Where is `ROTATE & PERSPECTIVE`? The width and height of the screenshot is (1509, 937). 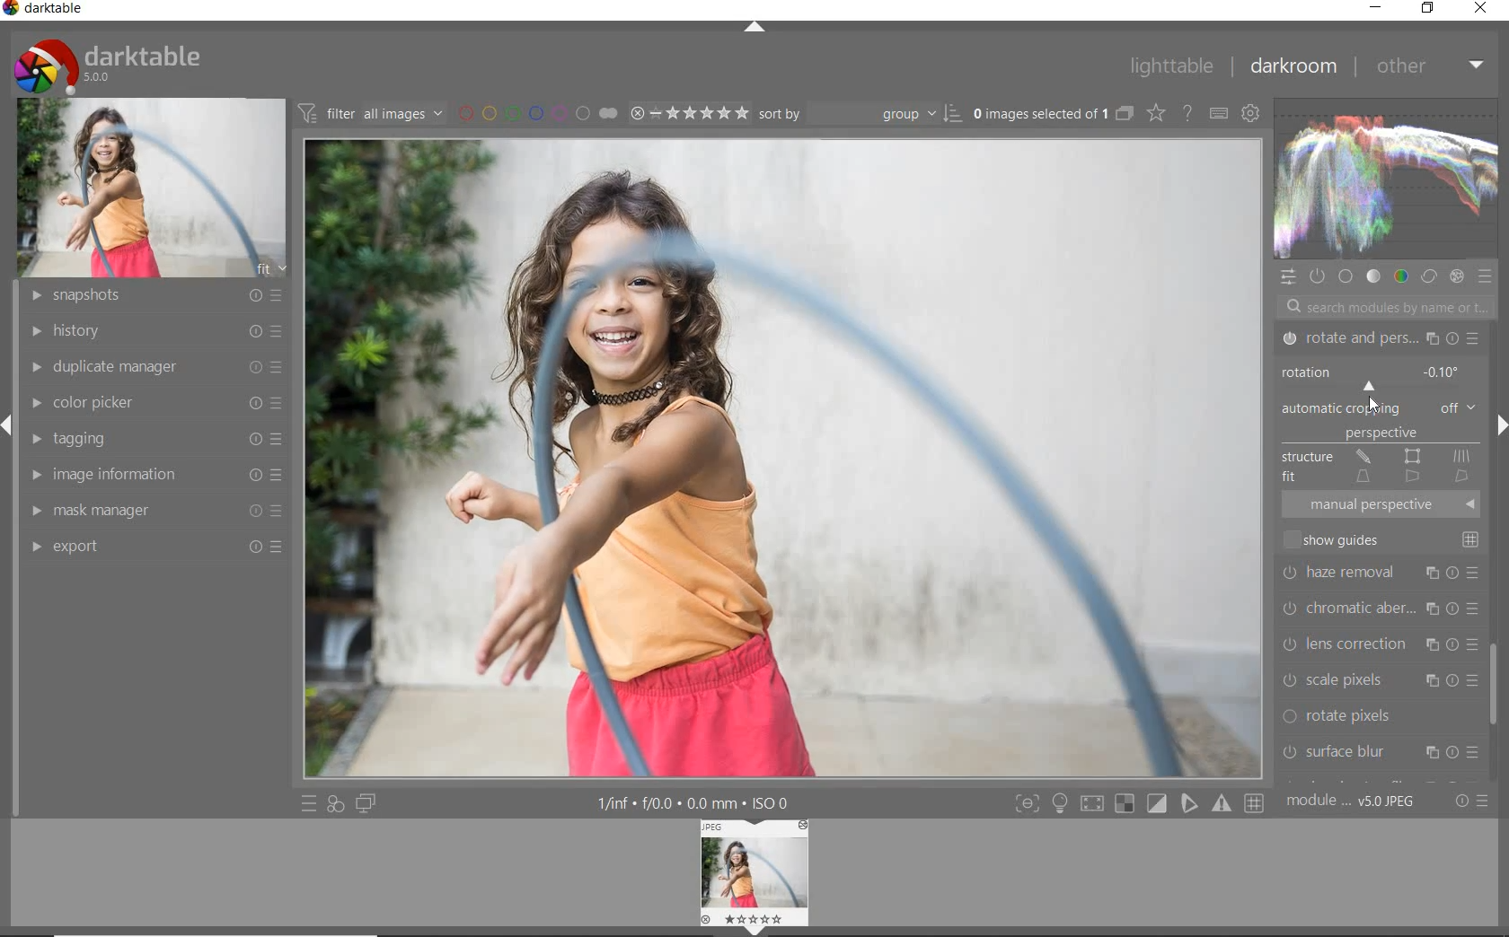 ROTATE & PERSPECTIVE is located at coordinates (1379, 339).